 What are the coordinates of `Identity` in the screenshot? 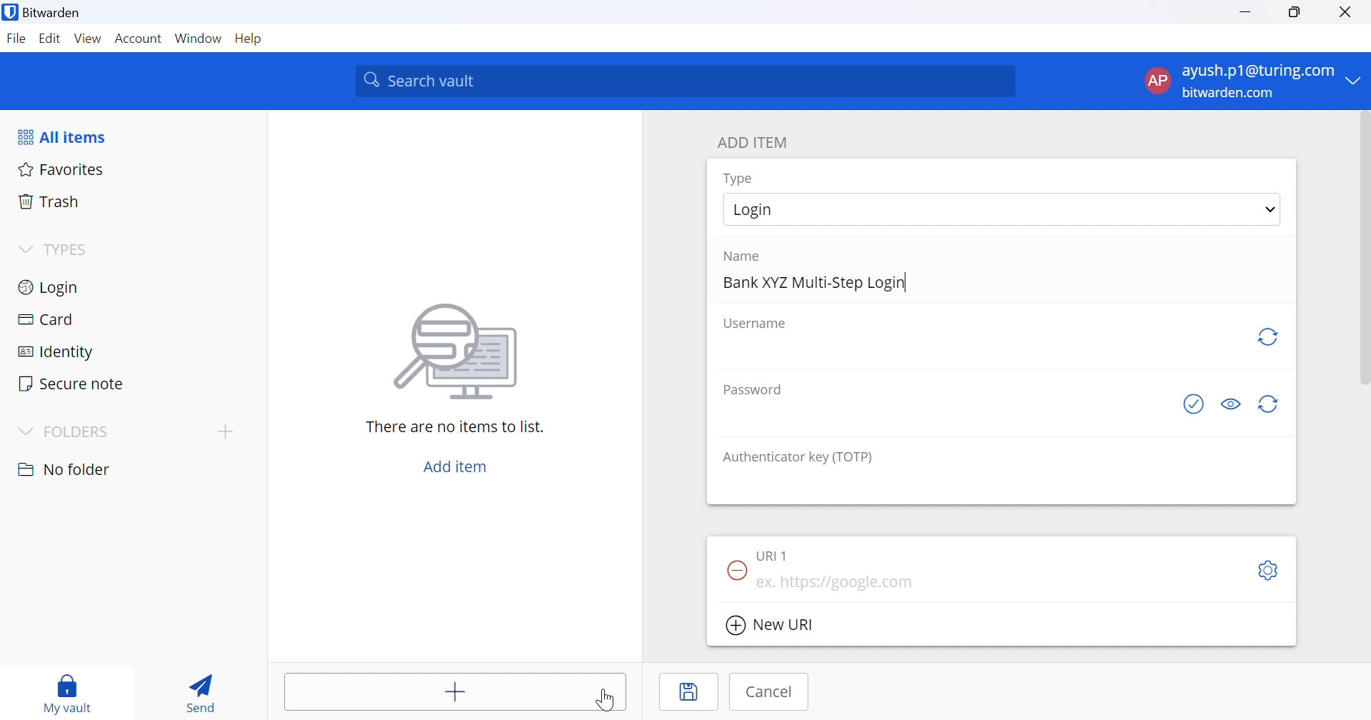 It's located at (56, 351).